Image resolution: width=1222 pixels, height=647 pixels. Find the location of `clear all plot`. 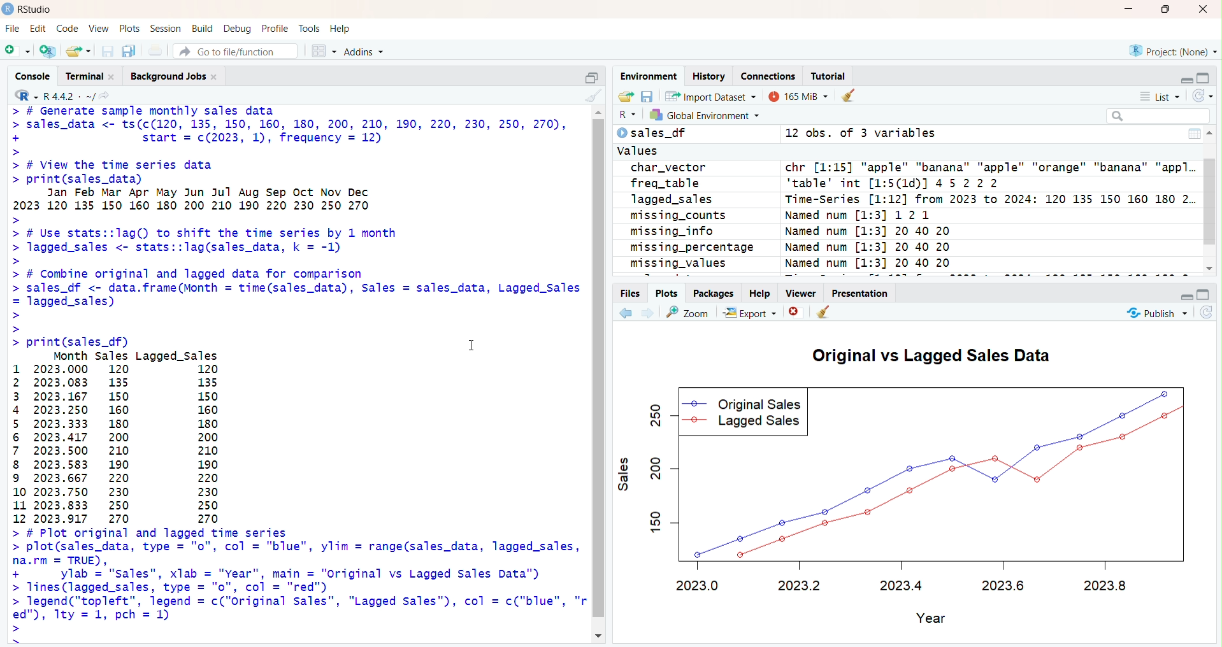

clear all plot is located at coordinates (825, 313).